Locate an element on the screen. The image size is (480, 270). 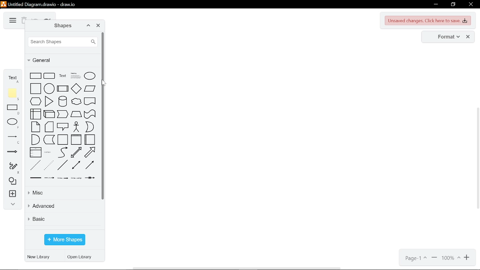
arrows is located at coordinates (12, 153).